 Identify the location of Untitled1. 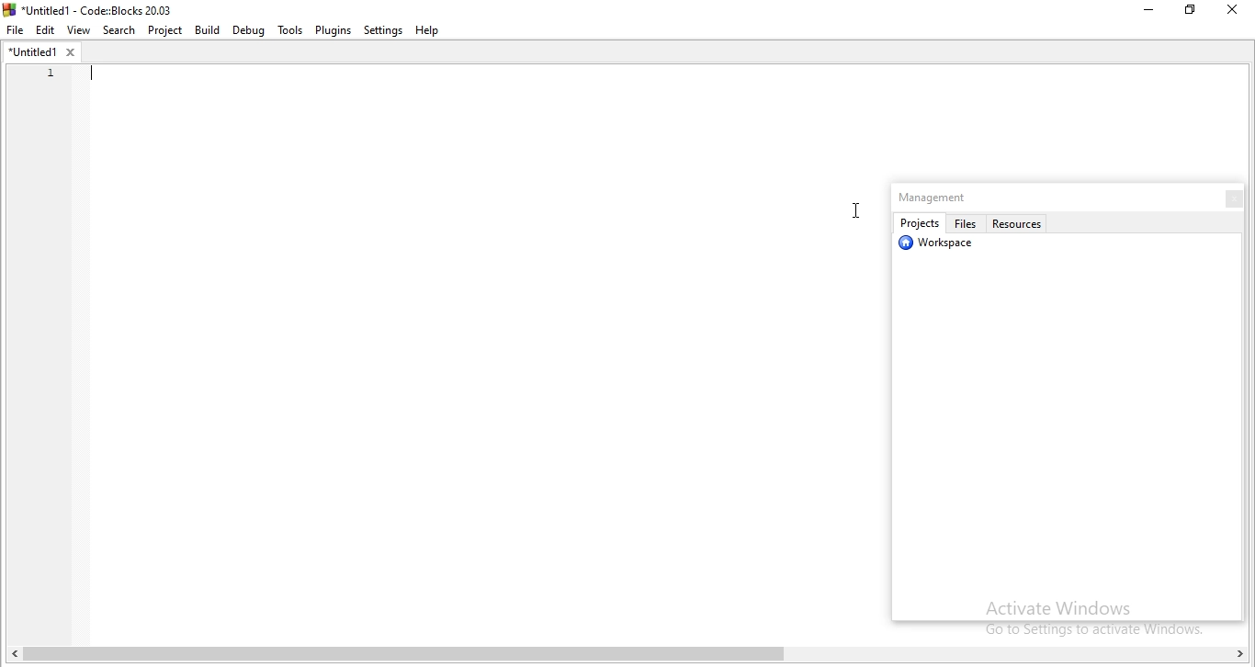
(40, 51).